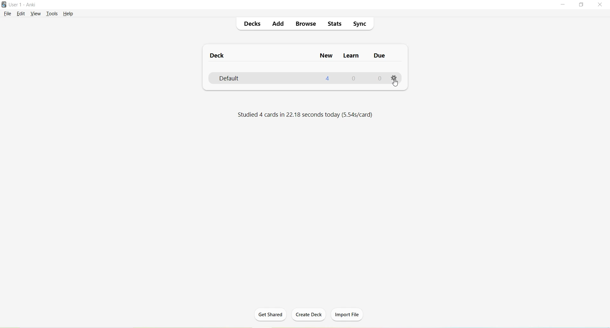 This screenshot has width=610, height=328. What do you see at coordinates (335, 24) in the screenshot?
I see `Stats` at bounding box center [335, 24].